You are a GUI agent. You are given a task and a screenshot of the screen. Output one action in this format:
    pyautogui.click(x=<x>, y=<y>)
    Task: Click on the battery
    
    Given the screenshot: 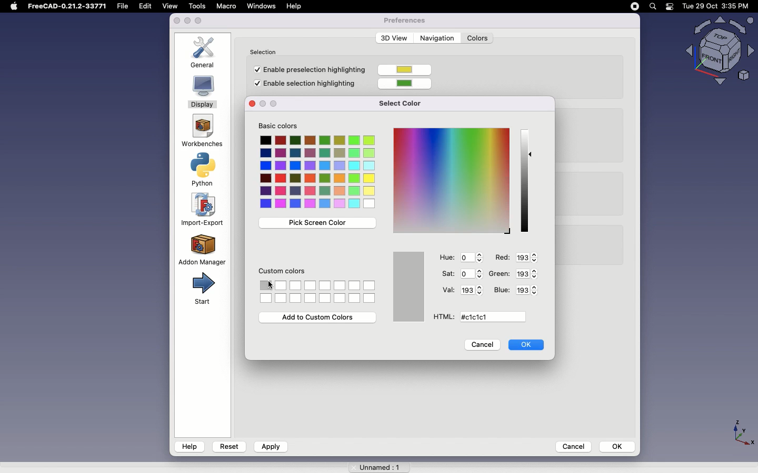 What is the action you would take?
    pyautogui.click(x=670, y=7)
    